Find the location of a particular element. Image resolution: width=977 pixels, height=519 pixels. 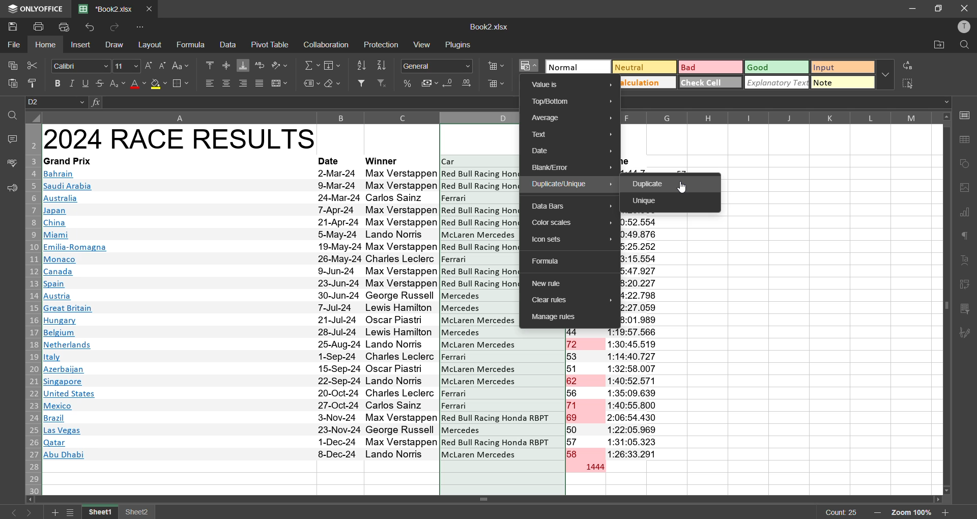

spellcheck is located at coordinates (11, 164).